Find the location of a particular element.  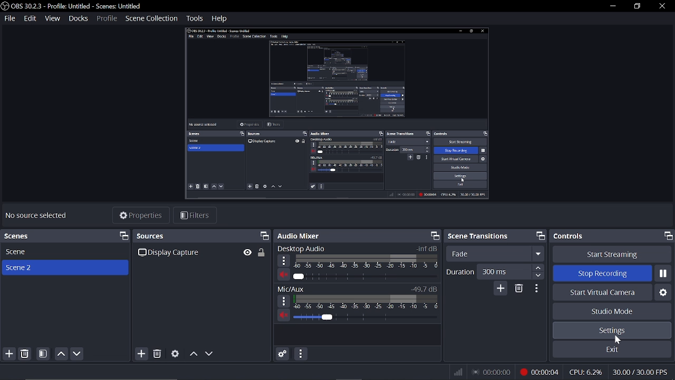

toggle scenes is located at coordinates (124, 236).